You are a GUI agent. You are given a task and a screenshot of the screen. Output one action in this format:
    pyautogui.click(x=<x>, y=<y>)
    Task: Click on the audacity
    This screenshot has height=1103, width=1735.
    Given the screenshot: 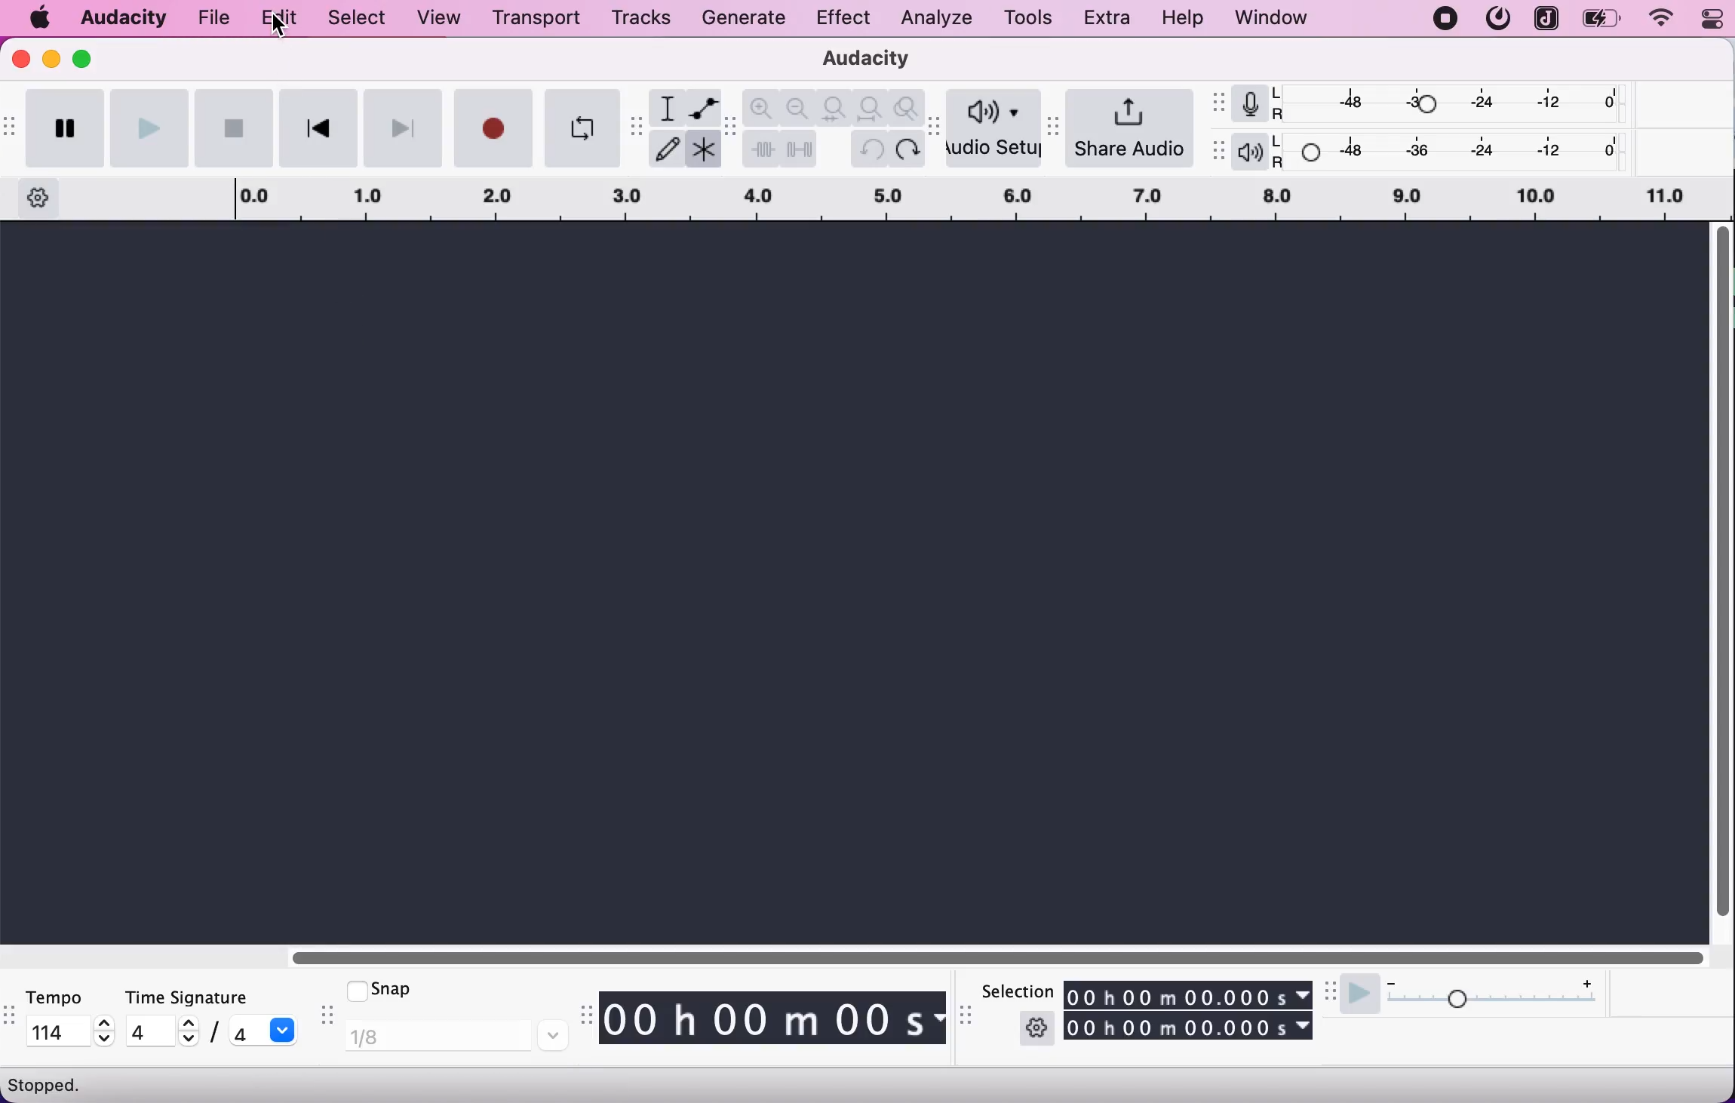 What is the action you would take?
    pyautogui.click(x=124, y=15)
    